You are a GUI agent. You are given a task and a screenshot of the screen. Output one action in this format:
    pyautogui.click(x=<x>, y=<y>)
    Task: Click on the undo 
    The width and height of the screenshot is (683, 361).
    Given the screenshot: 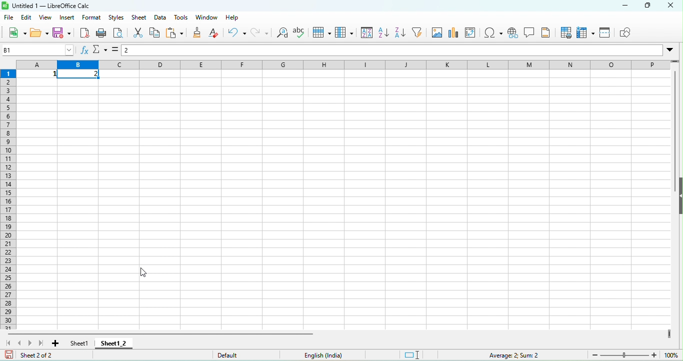 What is the action you would take?
    pyautogui.click(x=236, y=33)
    